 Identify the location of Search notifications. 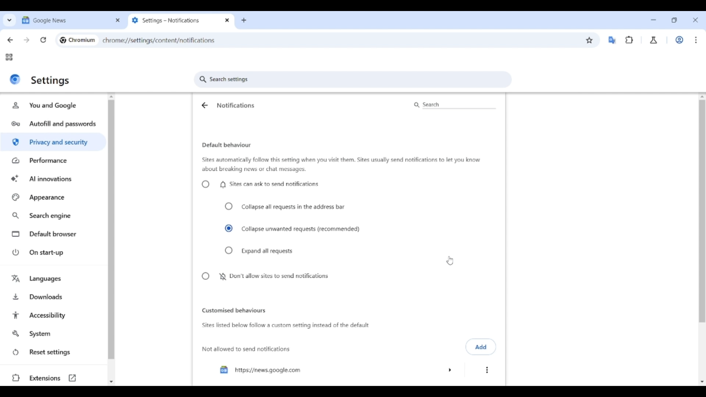
(454, 105).